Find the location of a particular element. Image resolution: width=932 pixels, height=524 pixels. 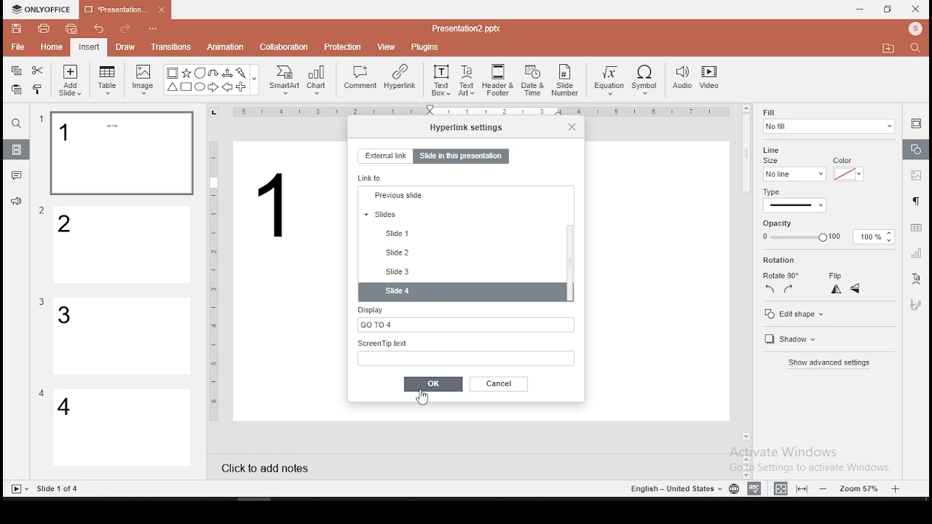

date and time is located at coordinates (533, 80).